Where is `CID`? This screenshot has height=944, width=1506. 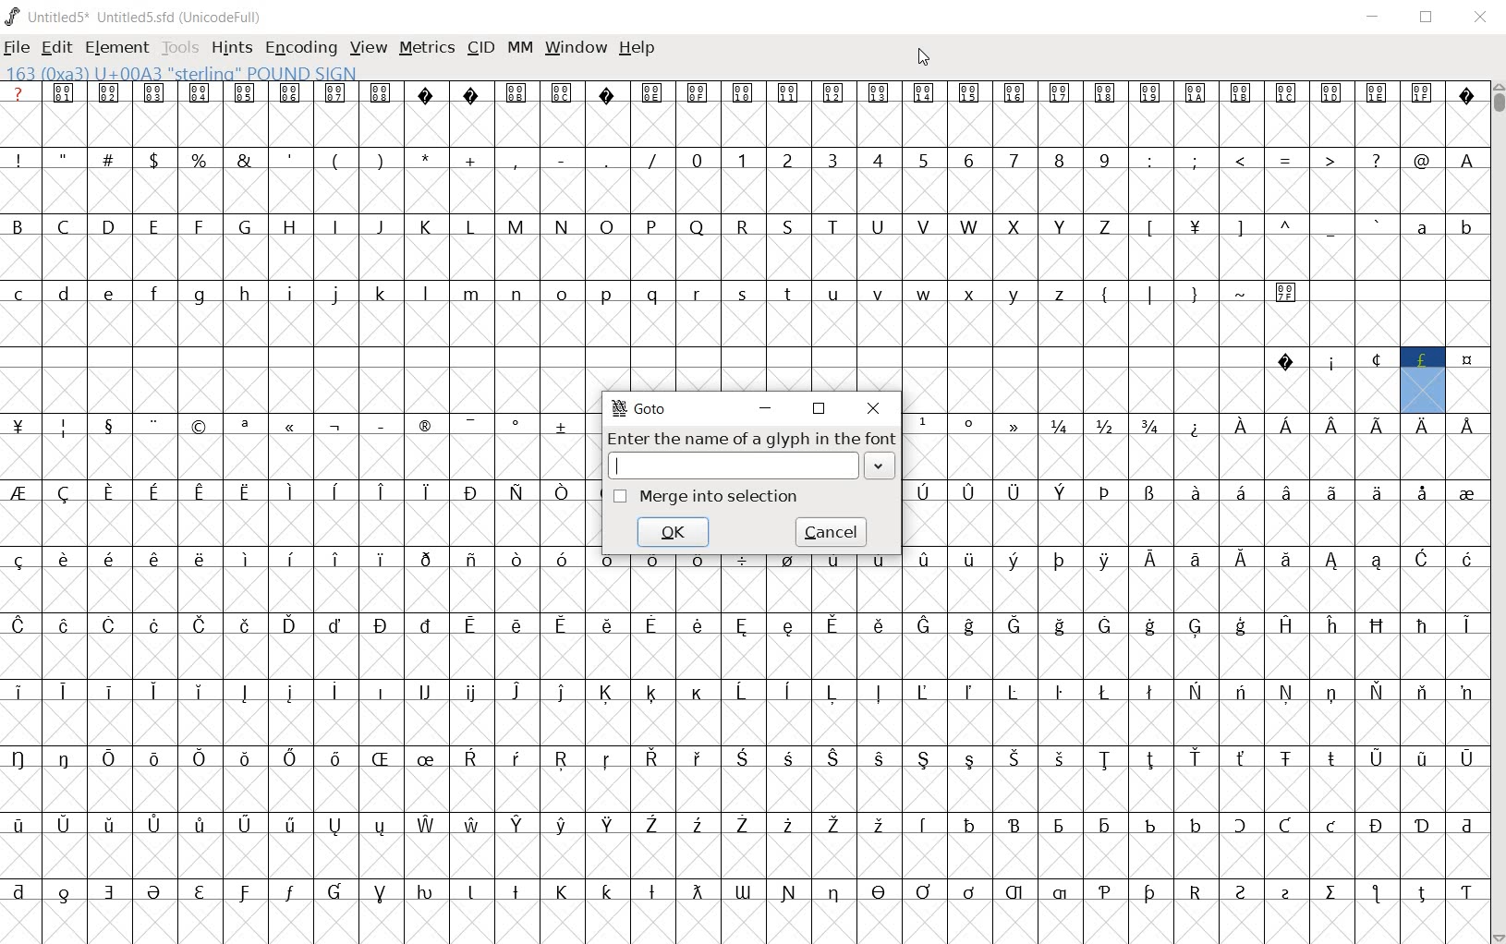
CID is located at coordinates (480, 48).